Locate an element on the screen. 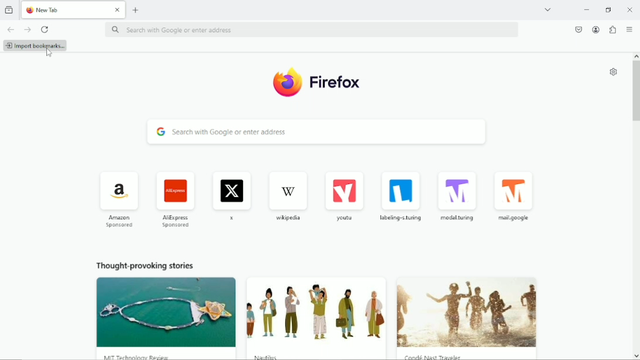 The height and width of the screenshot is (360, 640). View recent browsing is located at coordinates (9, 9).